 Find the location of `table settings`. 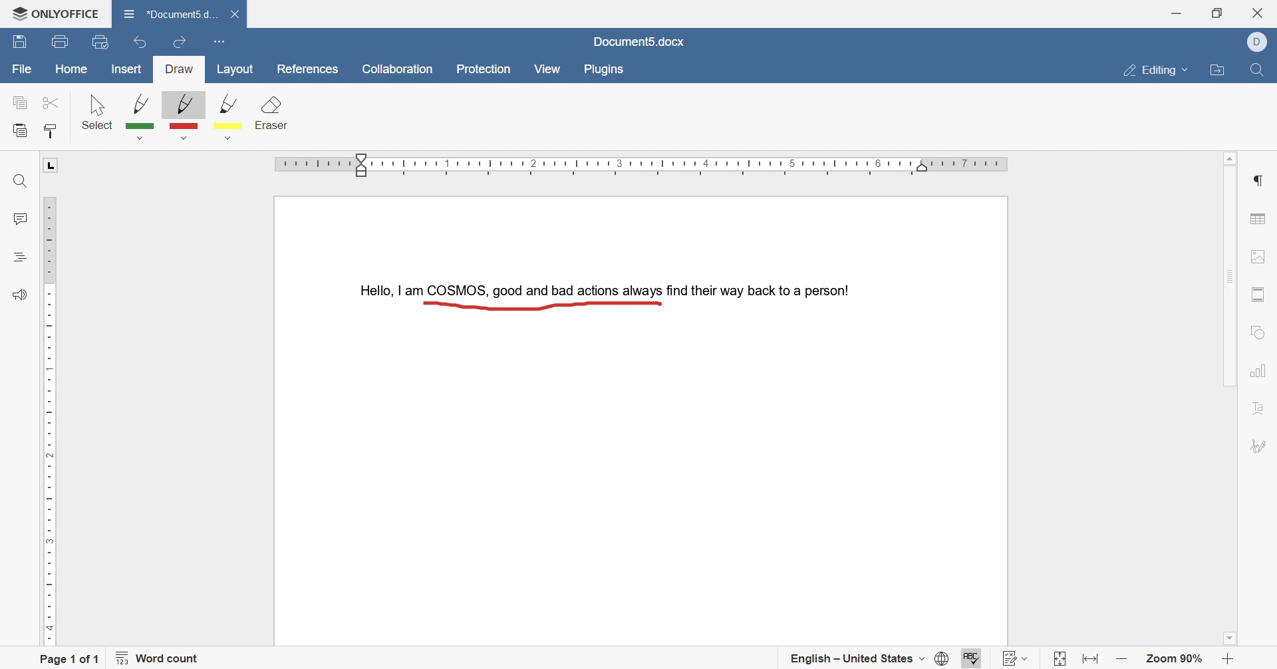

table settings is located at coordinates (1260, 221).